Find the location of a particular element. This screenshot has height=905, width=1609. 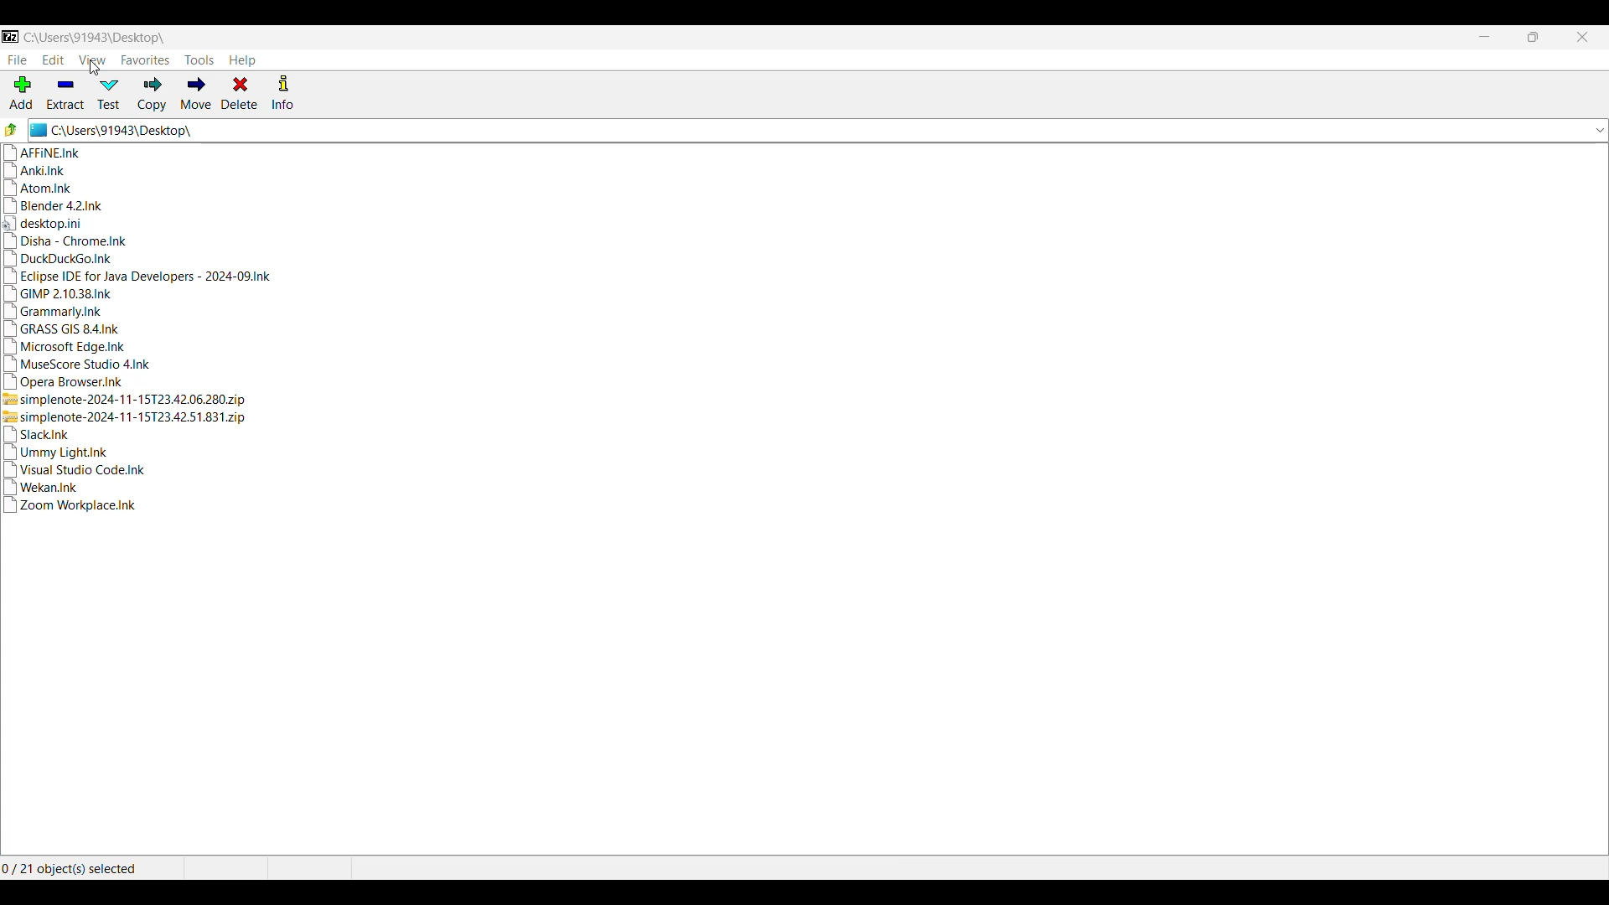

Grammarly.Ink is located at coordinates (54, 312).